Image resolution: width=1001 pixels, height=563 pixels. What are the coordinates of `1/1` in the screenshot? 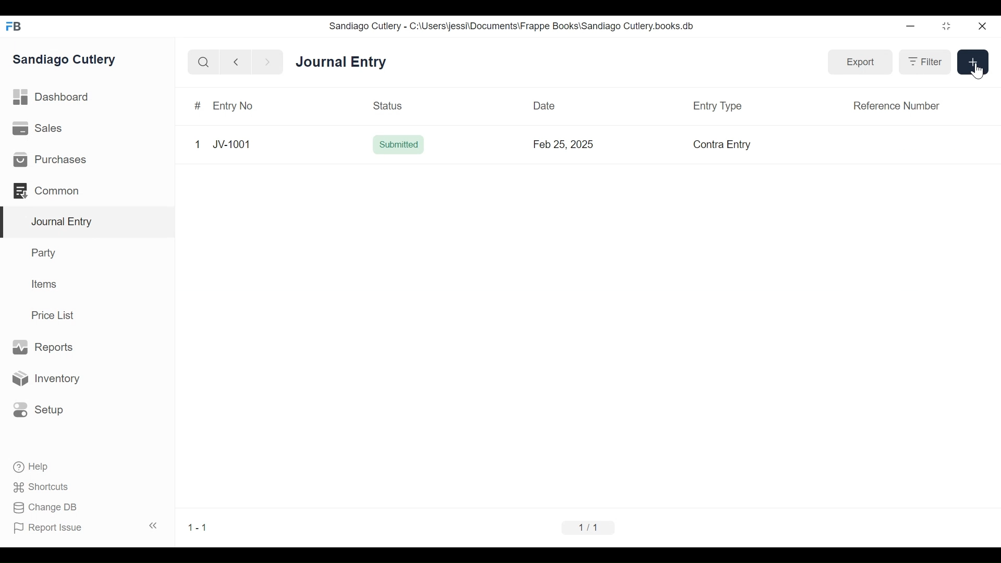 It's located at (587, 529).